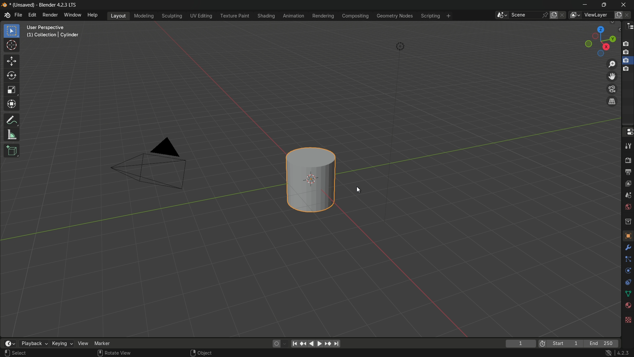 The image size is (634, 357). What do you see at coordinates (303, 343) in the screenshot?
I see `jump to keyframe` at bounding box center [303, 343].